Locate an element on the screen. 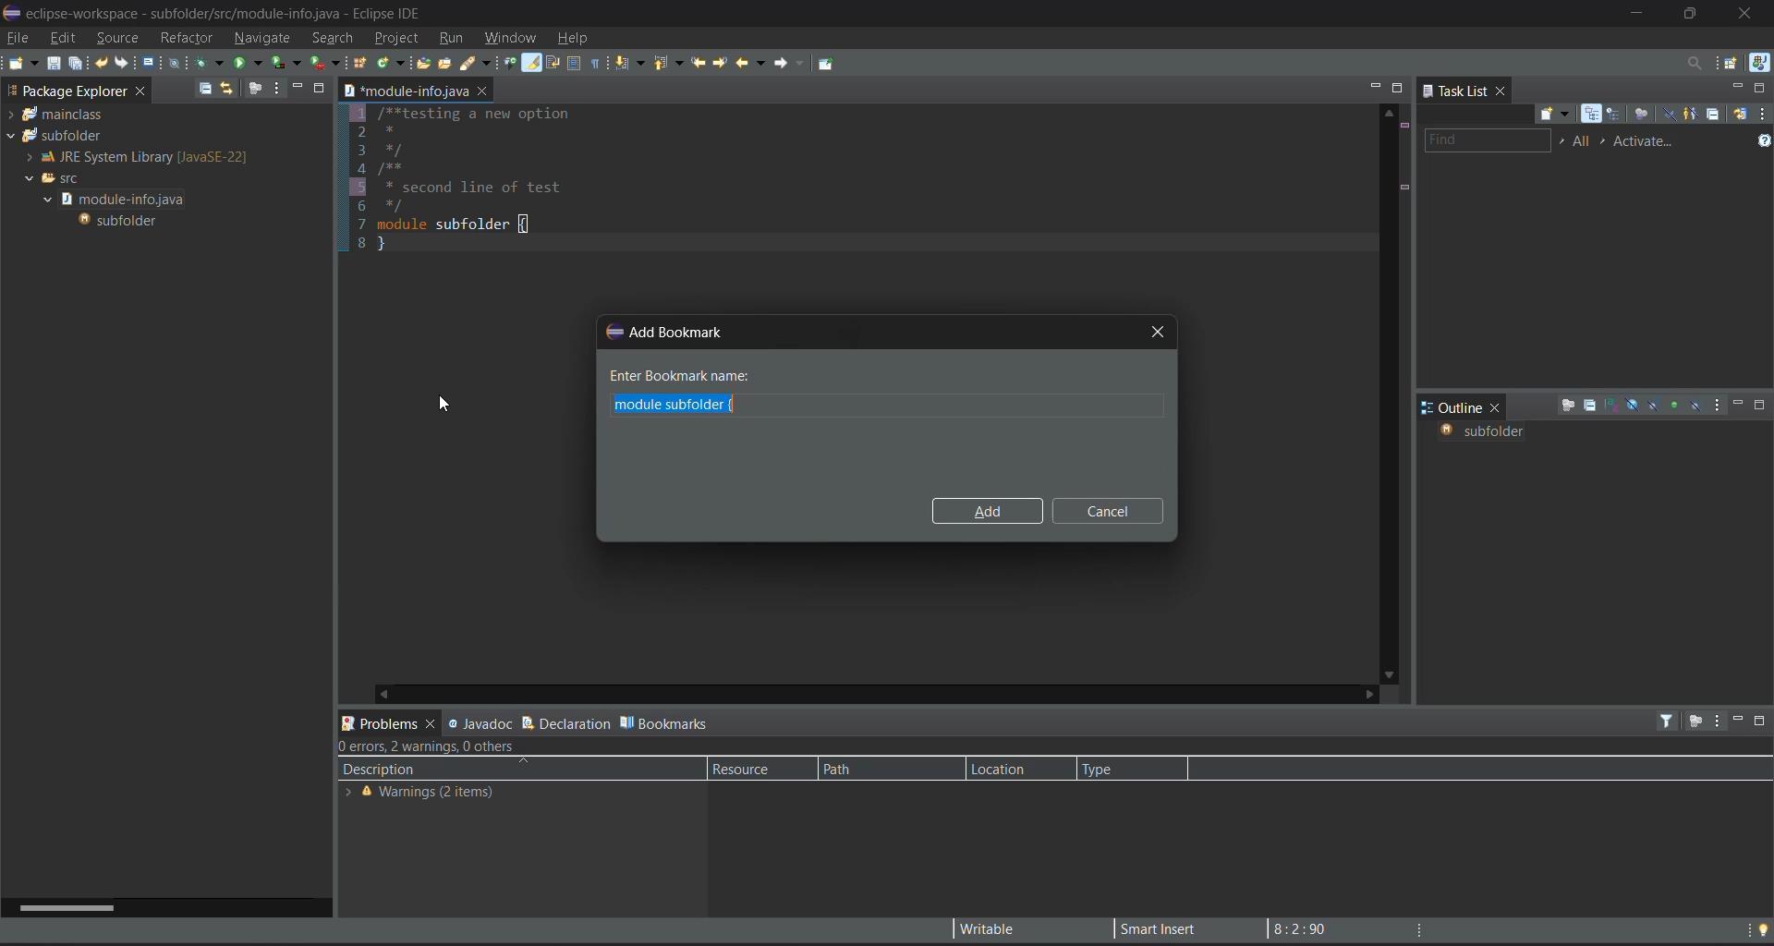 This screenshot has height=946, width=1774. enter bookmark name is located at coordinates (681, 375).